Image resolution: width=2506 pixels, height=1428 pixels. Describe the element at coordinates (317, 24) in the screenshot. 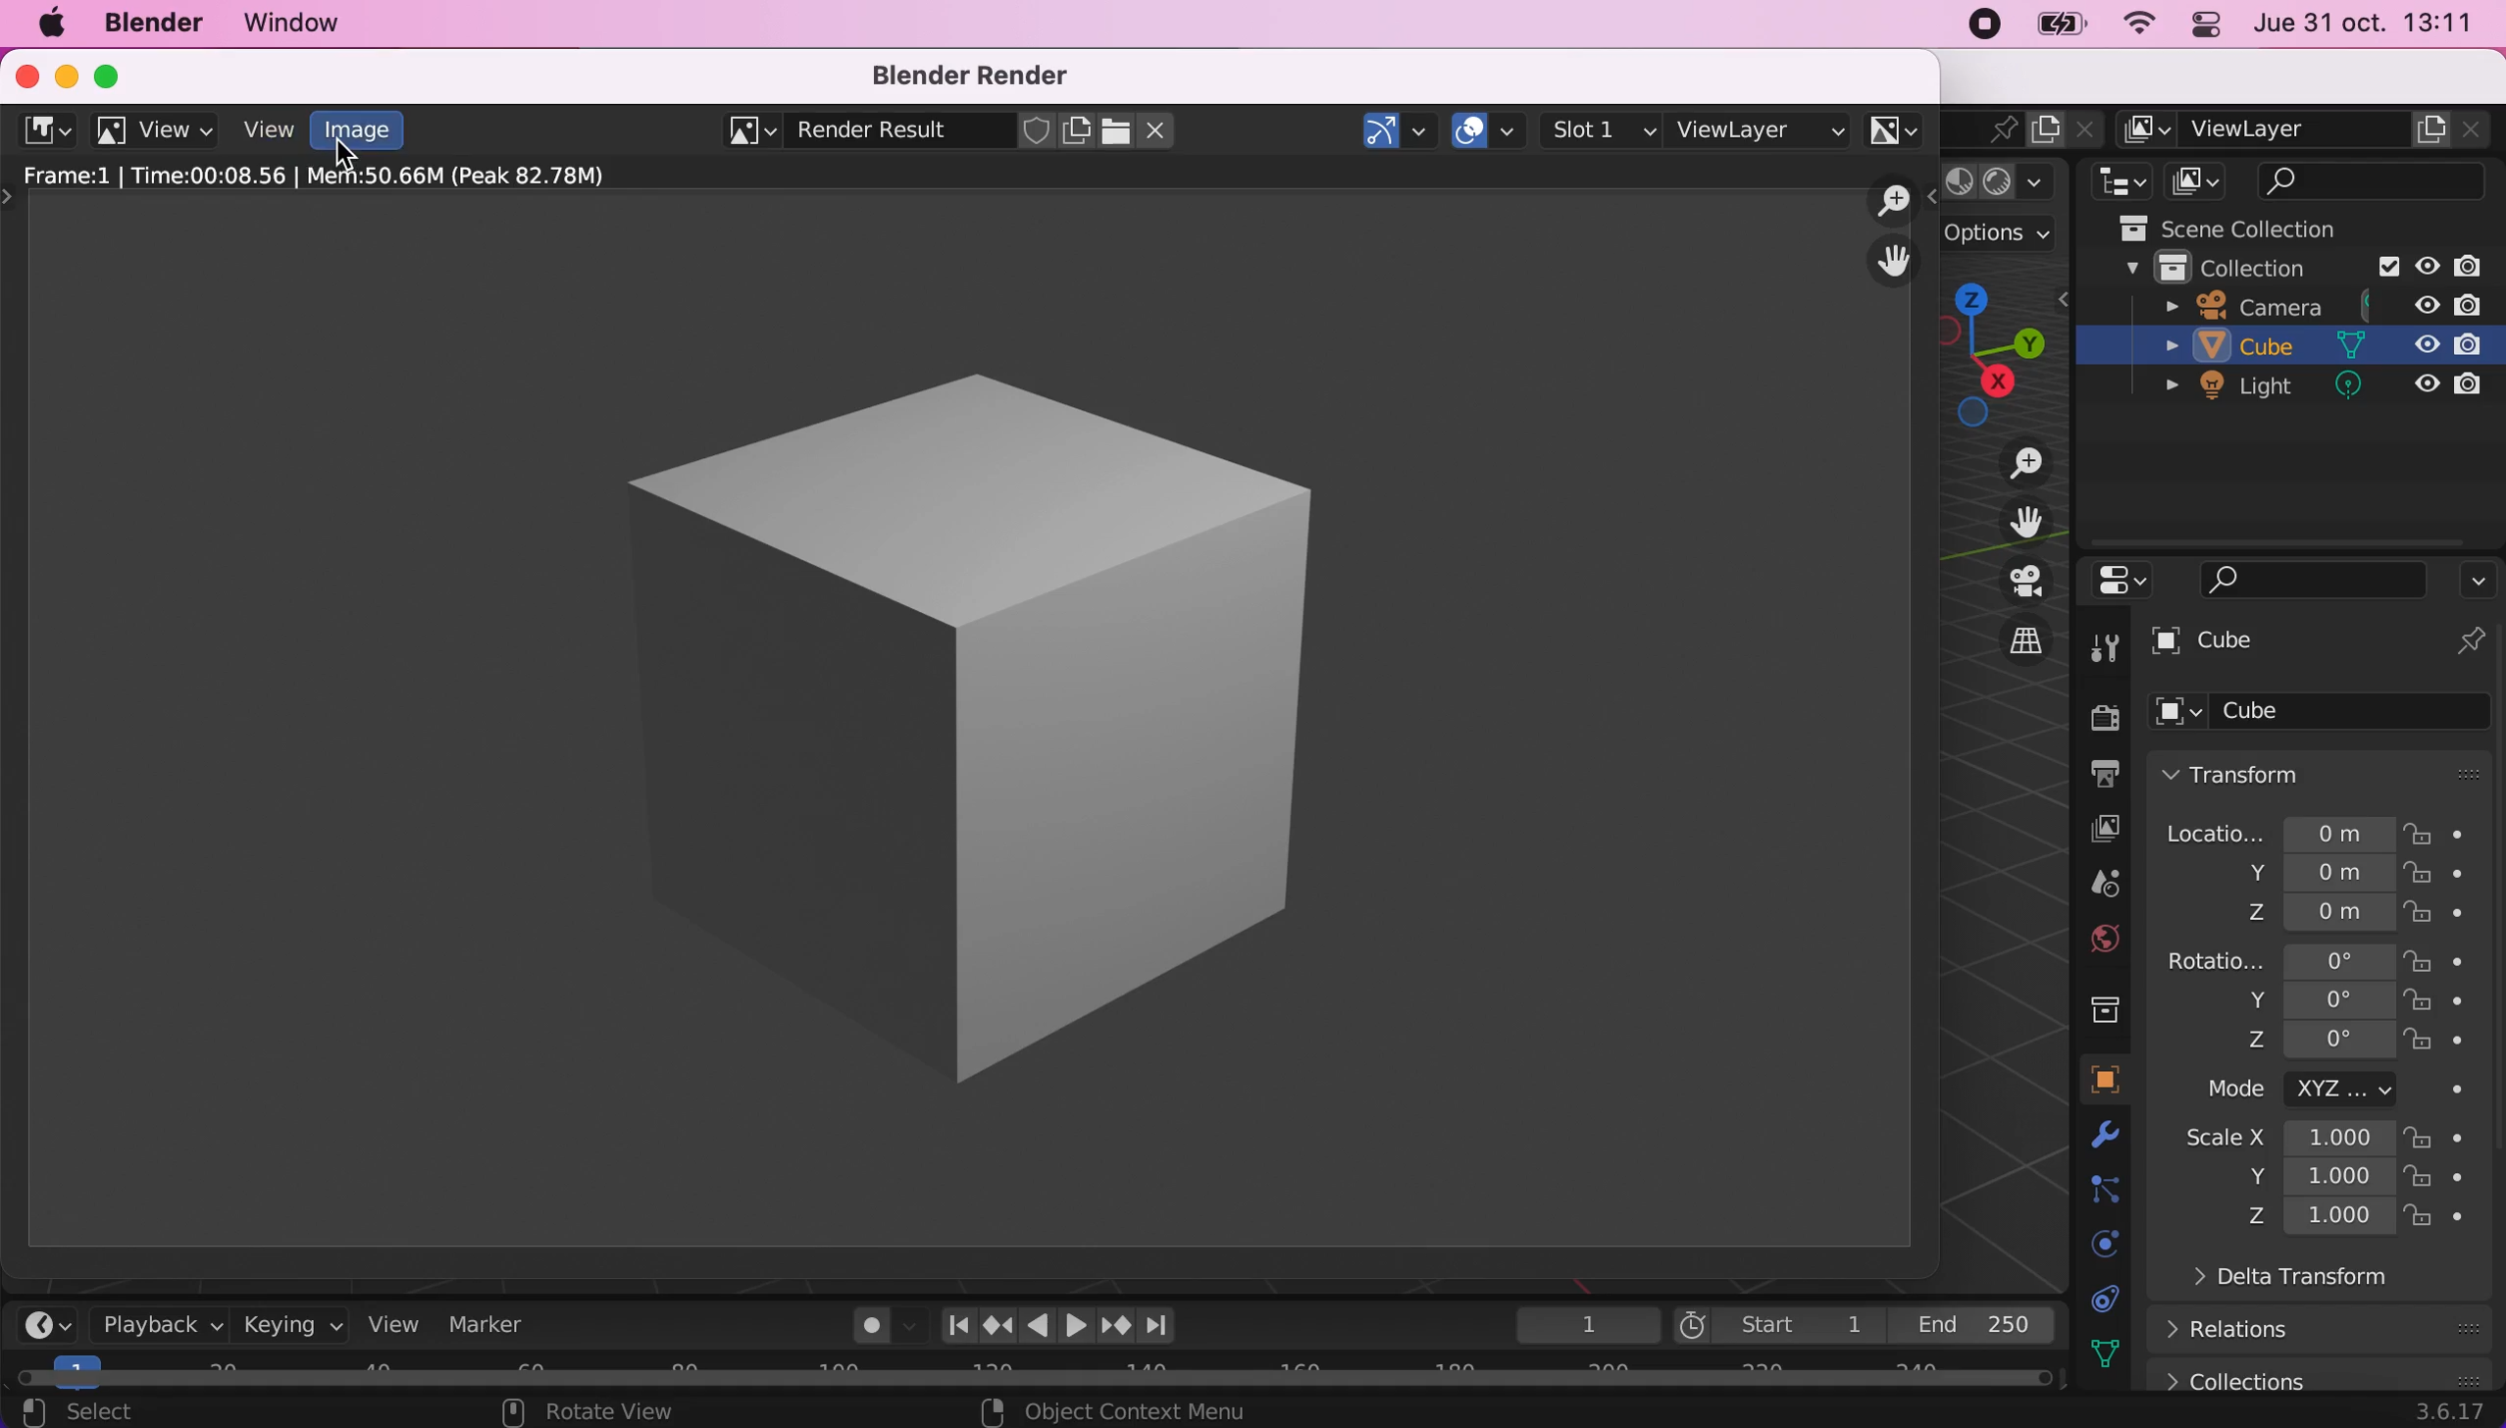

I see `window` at that location.